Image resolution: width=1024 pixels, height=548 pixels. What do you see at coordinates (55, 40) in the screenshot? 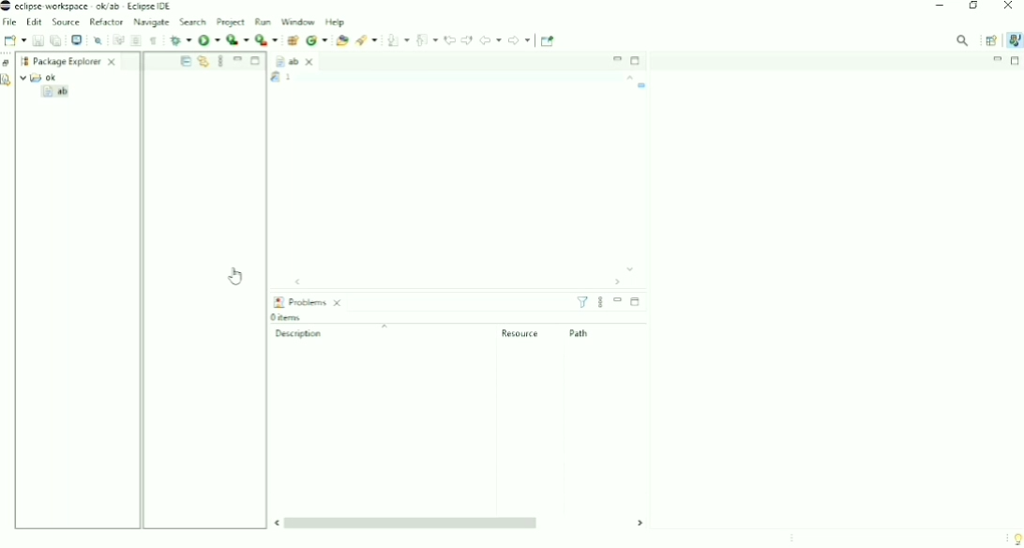
I see `Save All` at bounding box center [55, 40].